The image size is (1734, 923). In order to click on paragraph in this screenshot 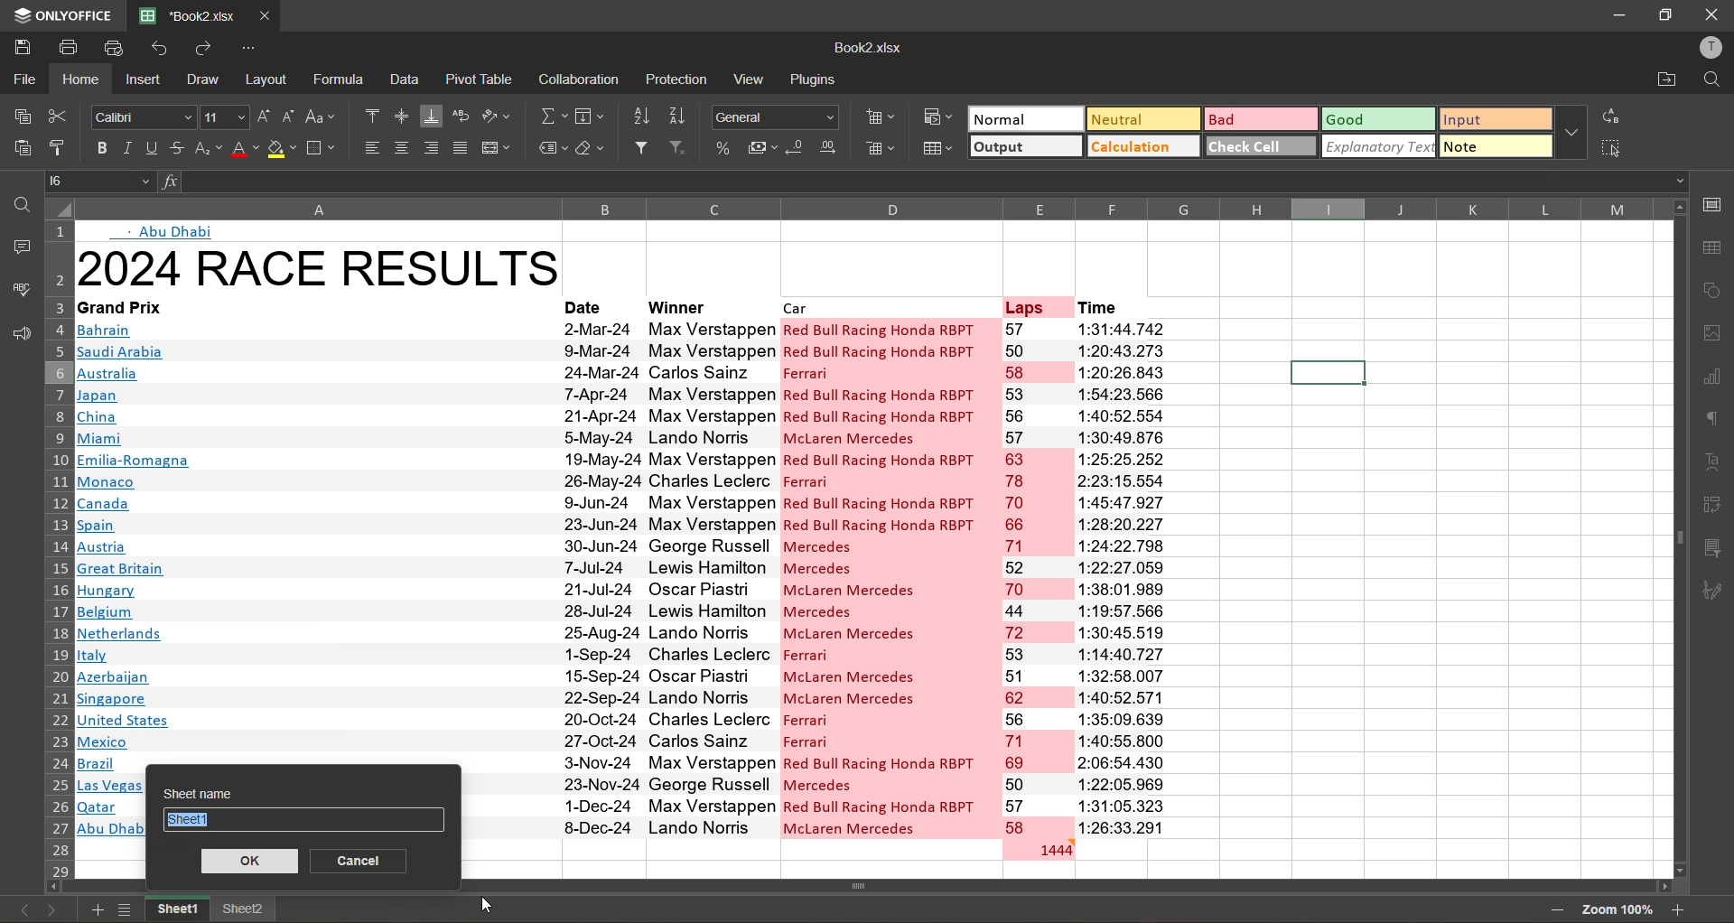, I will do `click(1714, 422)`.